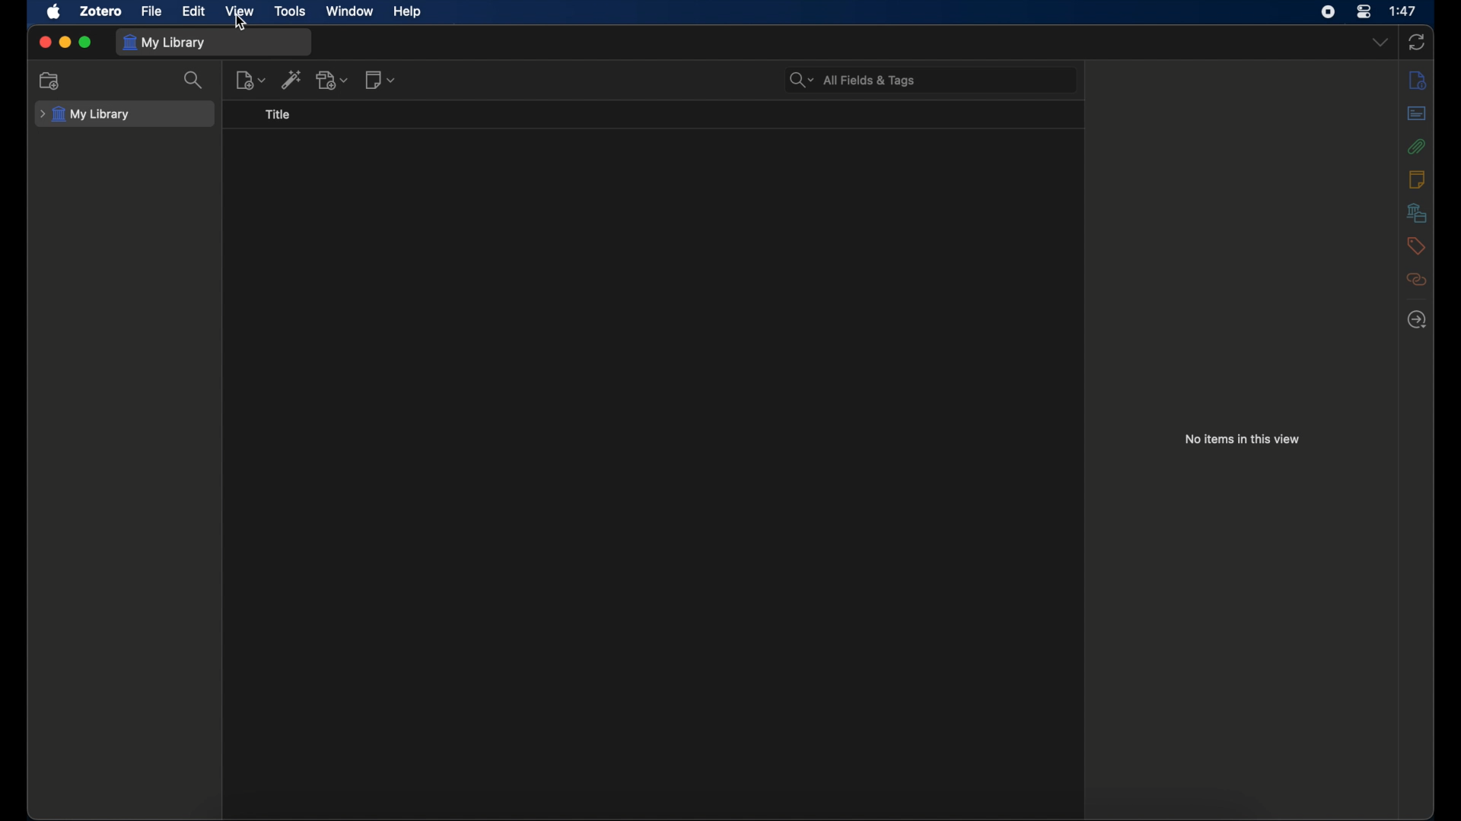 The image size is (1461, 821). Describe the element at coordinates (292, 79) in the screenshot. I see `add item by identifier` at that location.